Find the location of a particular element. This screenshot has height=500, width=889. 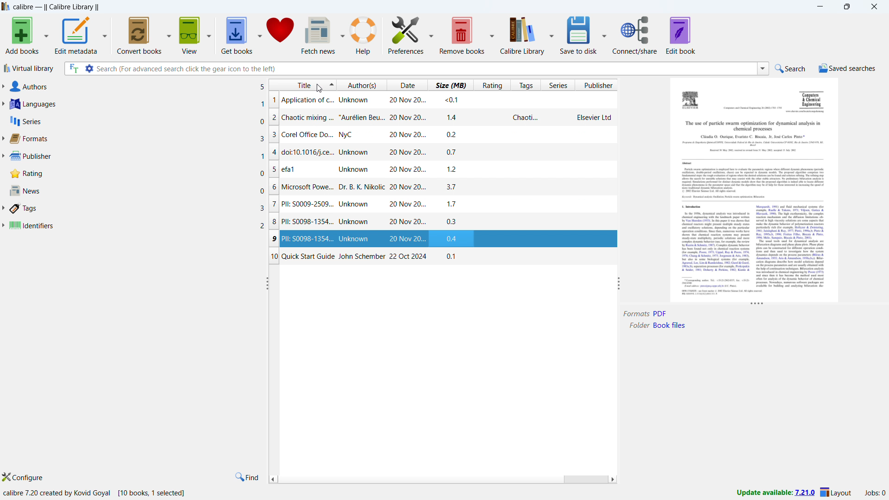

find in tags is located at coordinates (247, 477).